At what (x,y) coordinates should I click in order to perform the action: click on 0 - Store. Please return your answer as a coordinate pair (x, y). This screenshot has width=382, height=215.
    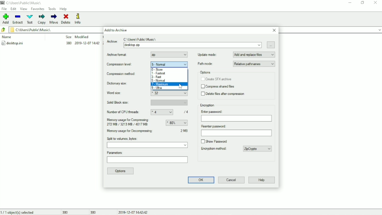
    Looking at the image, I should click on (158, 69).